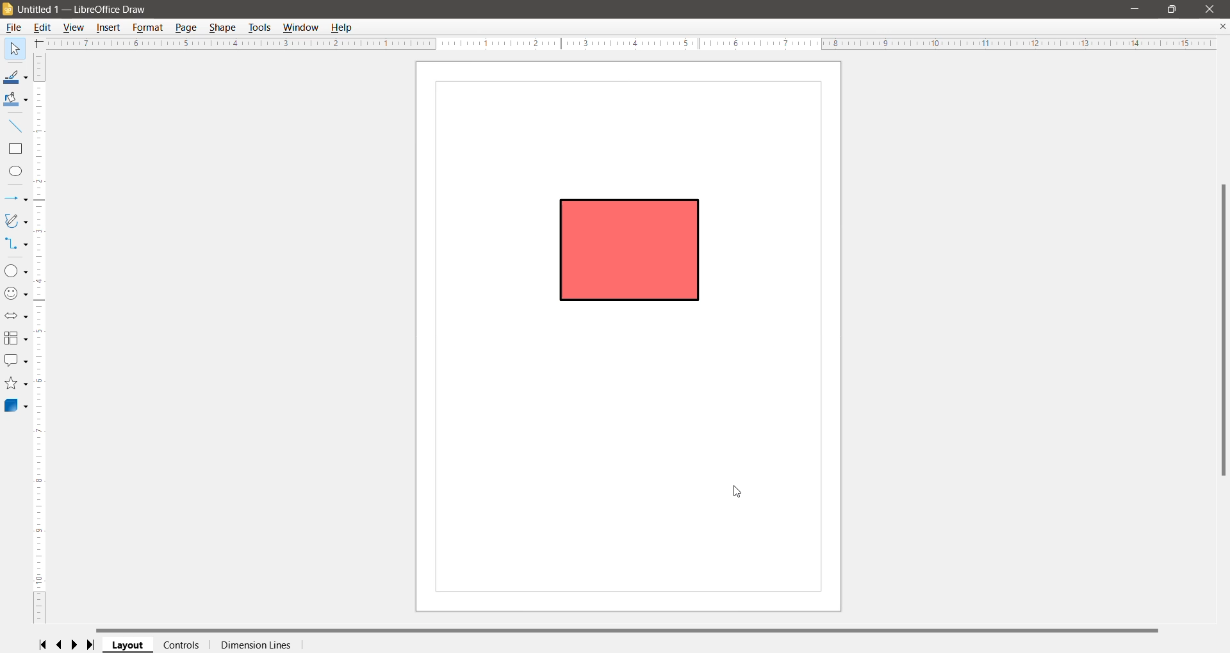 Image resolution: width=1230 pixels, height=653 pixels. What do you see at coordinates (630, 44) in the screenshot?
I see `Horizontal Ruler` at bounding box center [630, 44].